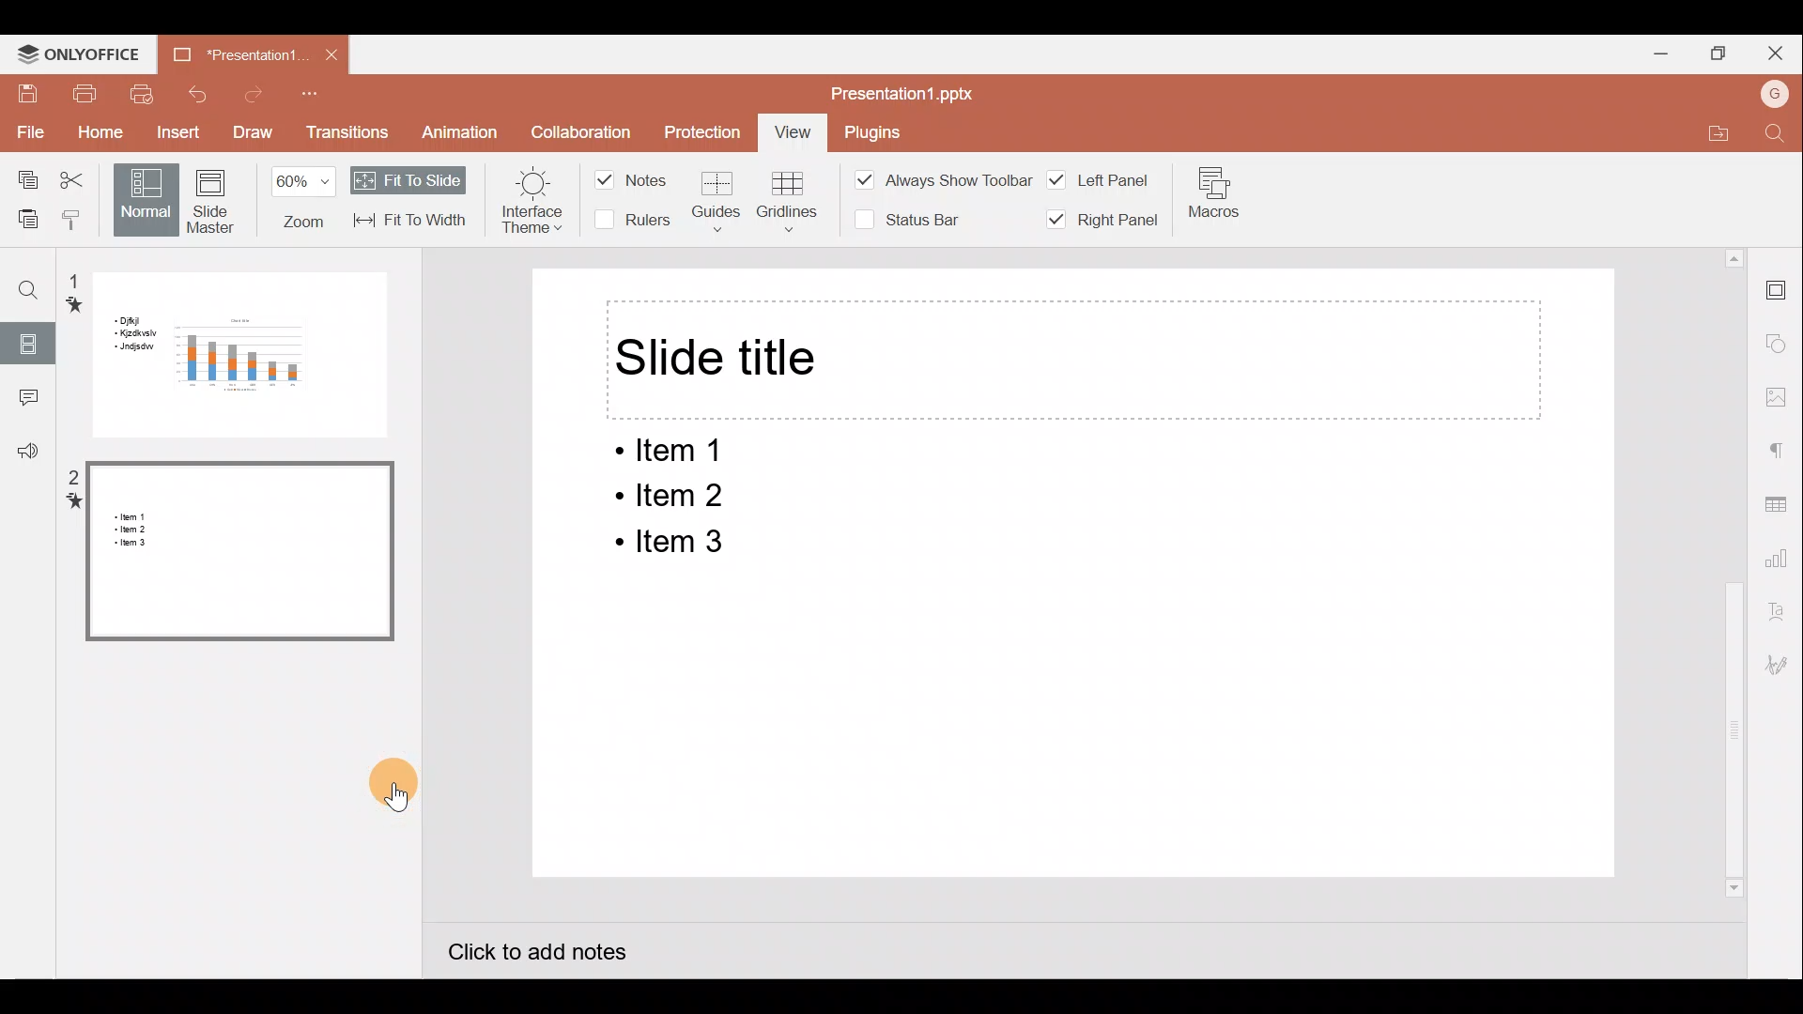 This screenshot has height=1014, width=1803. What do you see at coordinates (791, 197) in the screenshot?
I see `Gridlines` at bounding box center [791, 197].